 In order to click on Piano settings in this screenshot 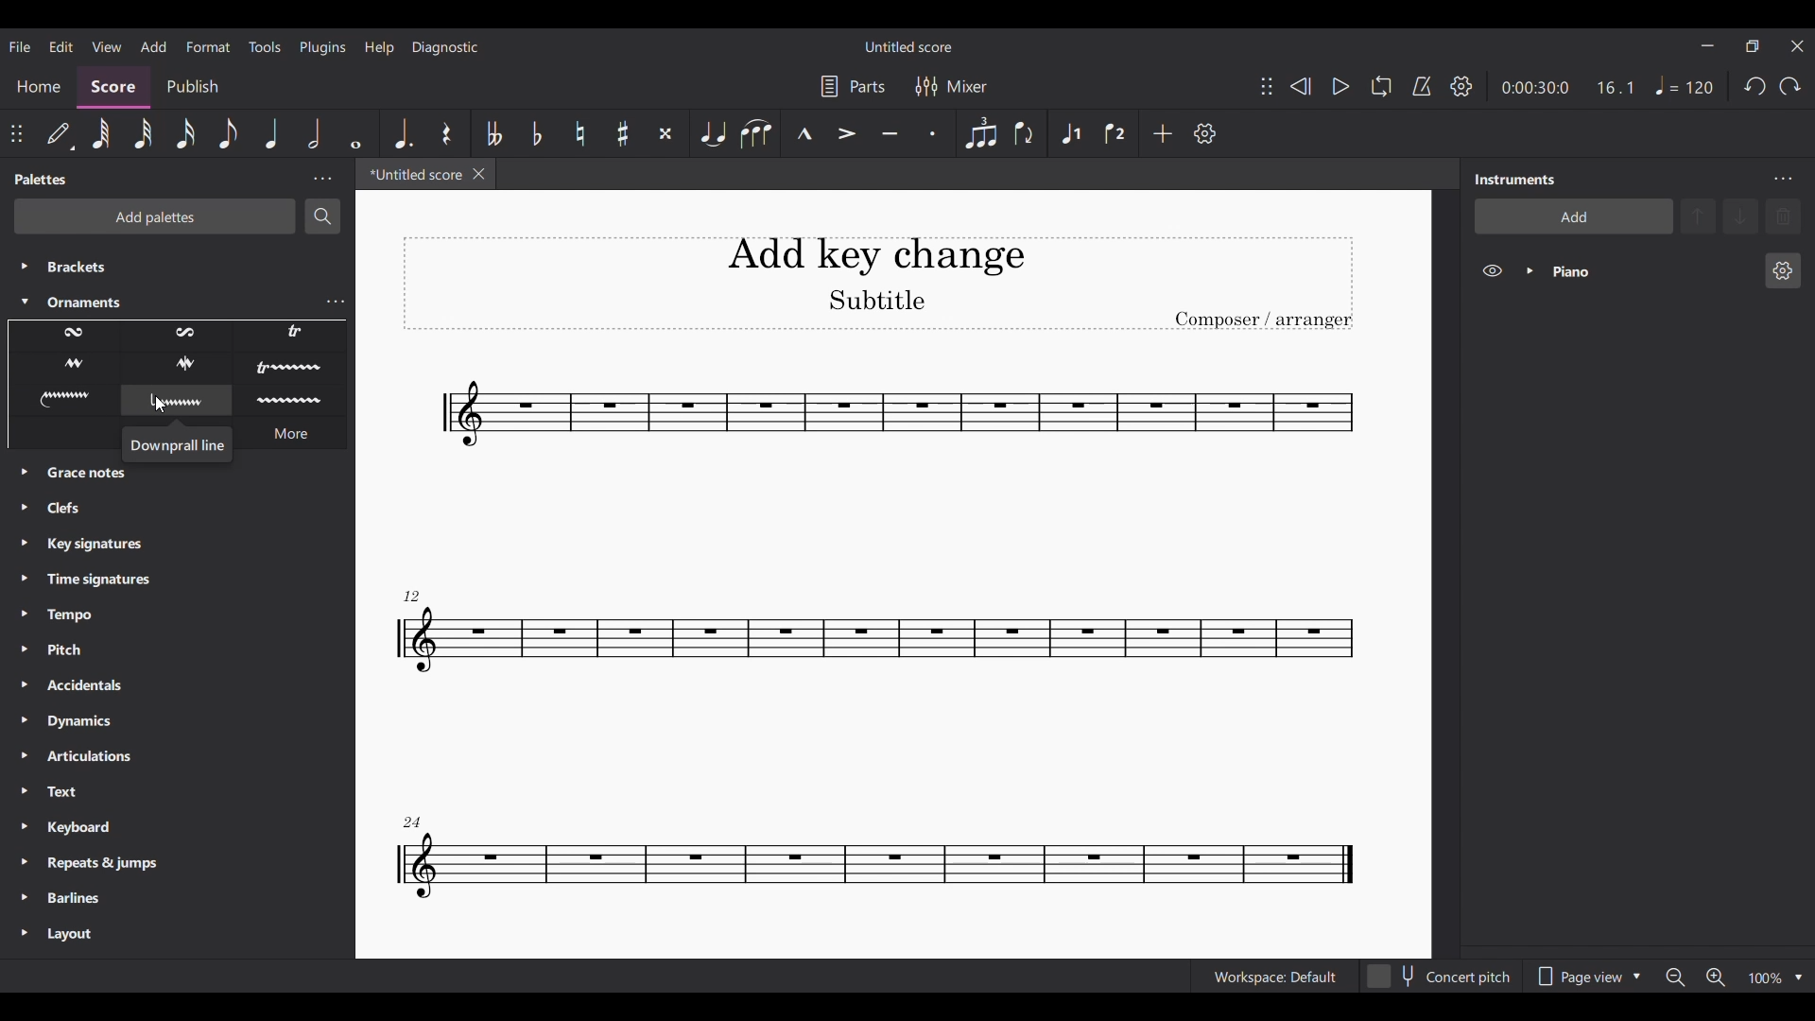, I will do `click(1784, 270)`.